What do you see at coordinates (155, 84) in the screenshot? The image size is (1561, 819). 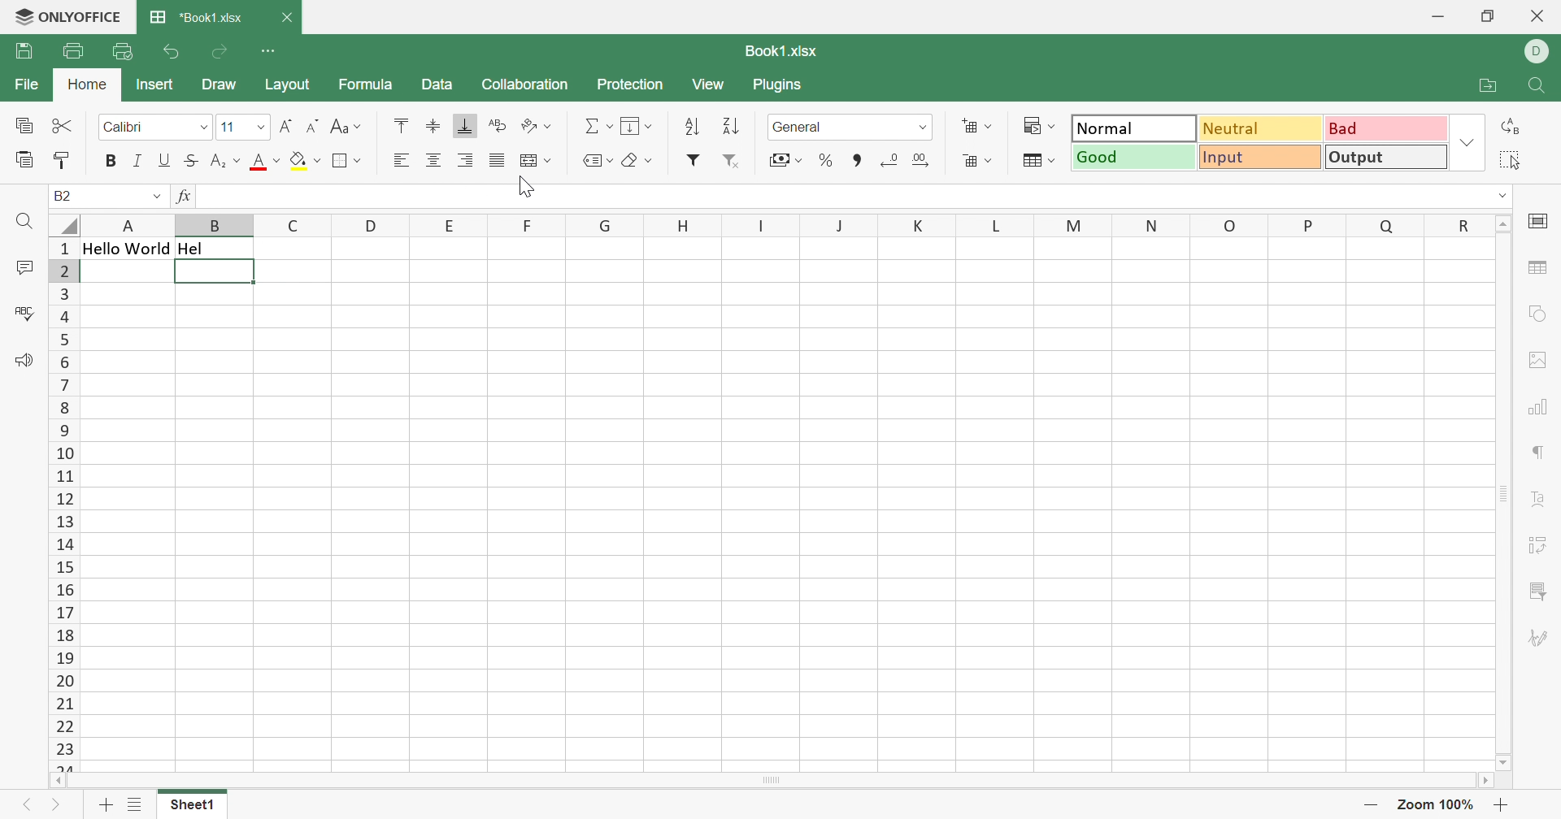 I see `Insert` at bounding box center [155, 84].